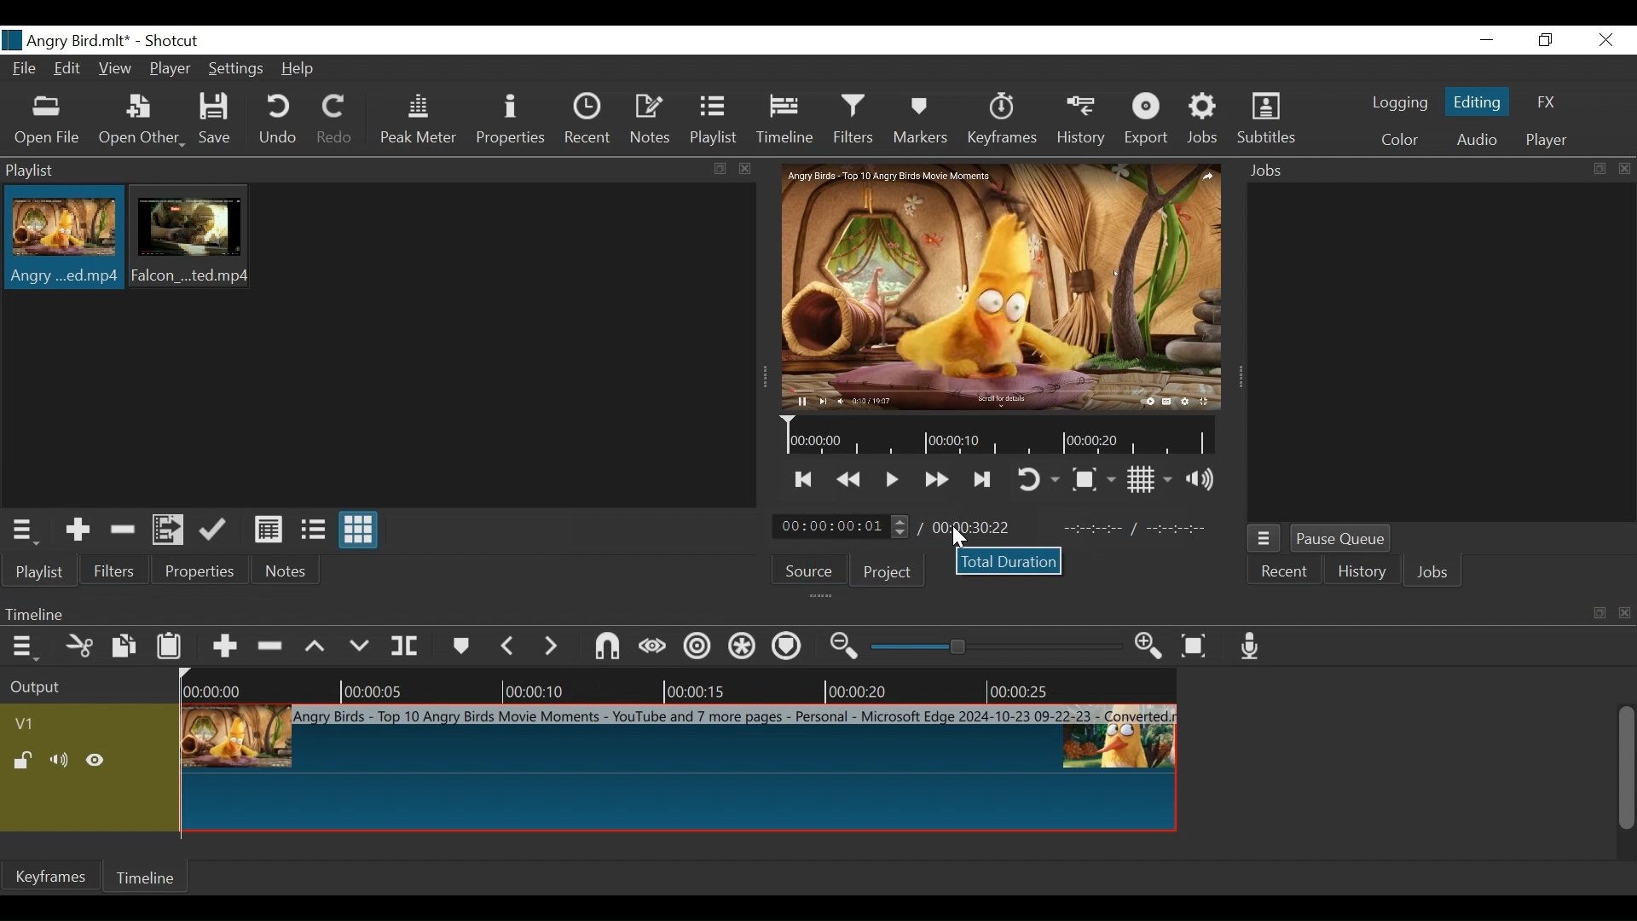 Image resolution: width=1637 pixels, height=921 pixels. Describe the element at coordinates (997, 436) in the screenshot. I see `Timeline` at that location.